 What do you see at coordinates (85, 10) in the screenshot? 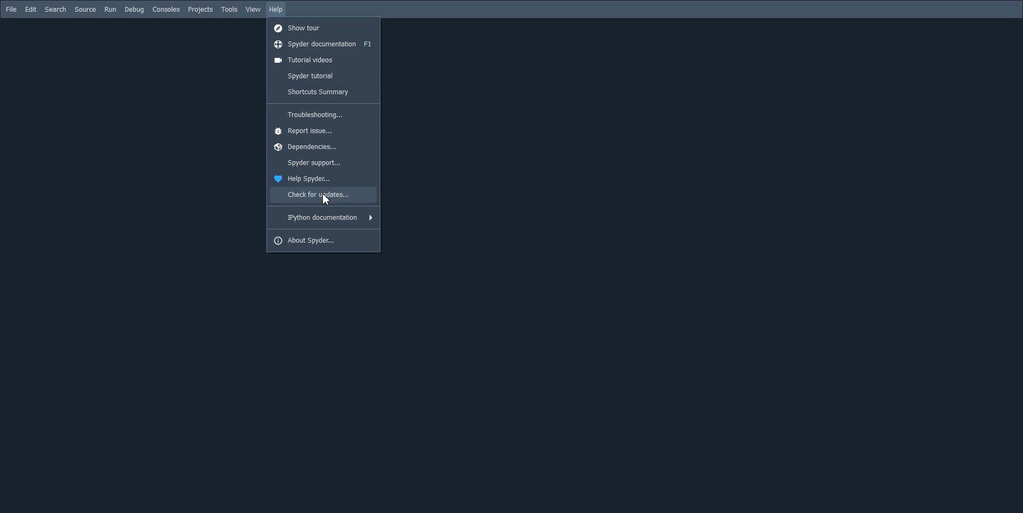
I see `Source` at bounding box center [85, 10].